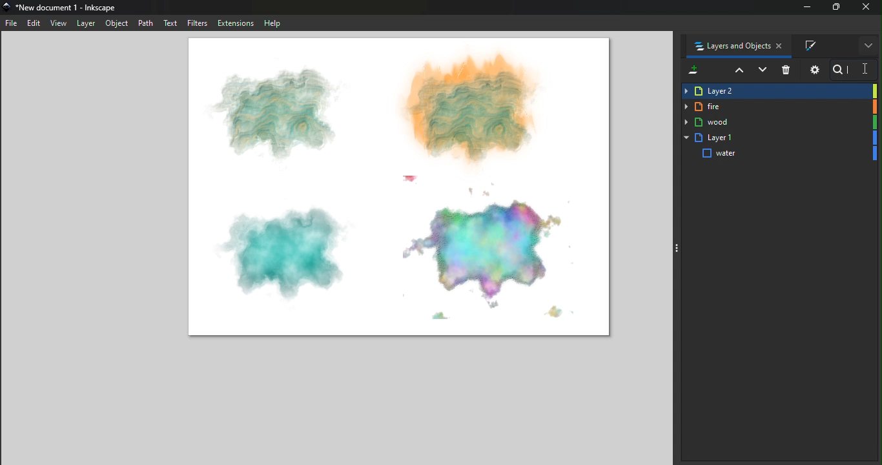  I want to click on app icon, so click(7, 7).